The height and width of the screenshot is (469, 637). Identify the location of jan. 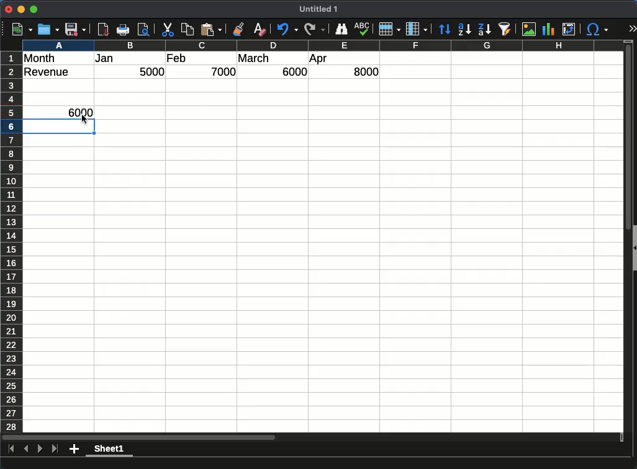
(105, 58).